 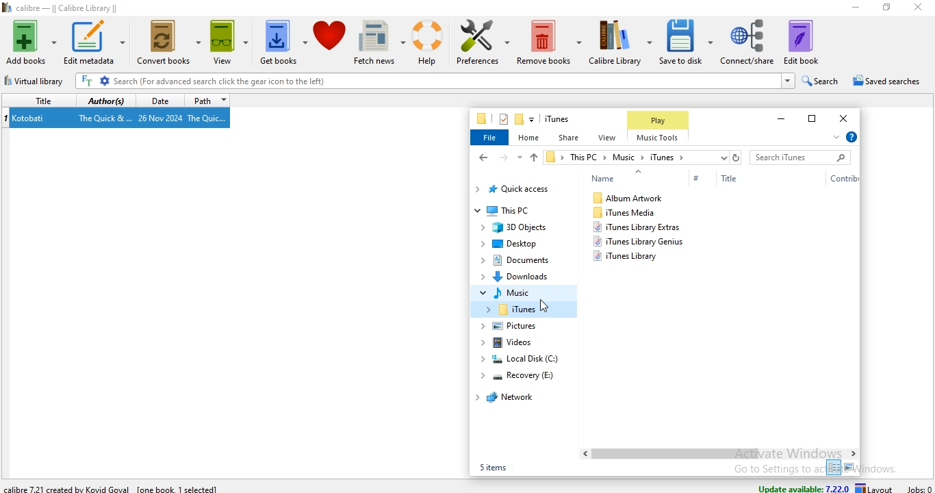 What do you see at coordinates (512, 398) in the screenshot?
I see `network` at bounding box center [512, 398].